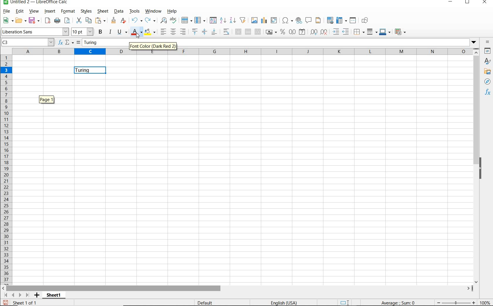 The width and height of the screenshot is (493, 306). I want to click on Sheet 1 of 1, so click(27, 302).